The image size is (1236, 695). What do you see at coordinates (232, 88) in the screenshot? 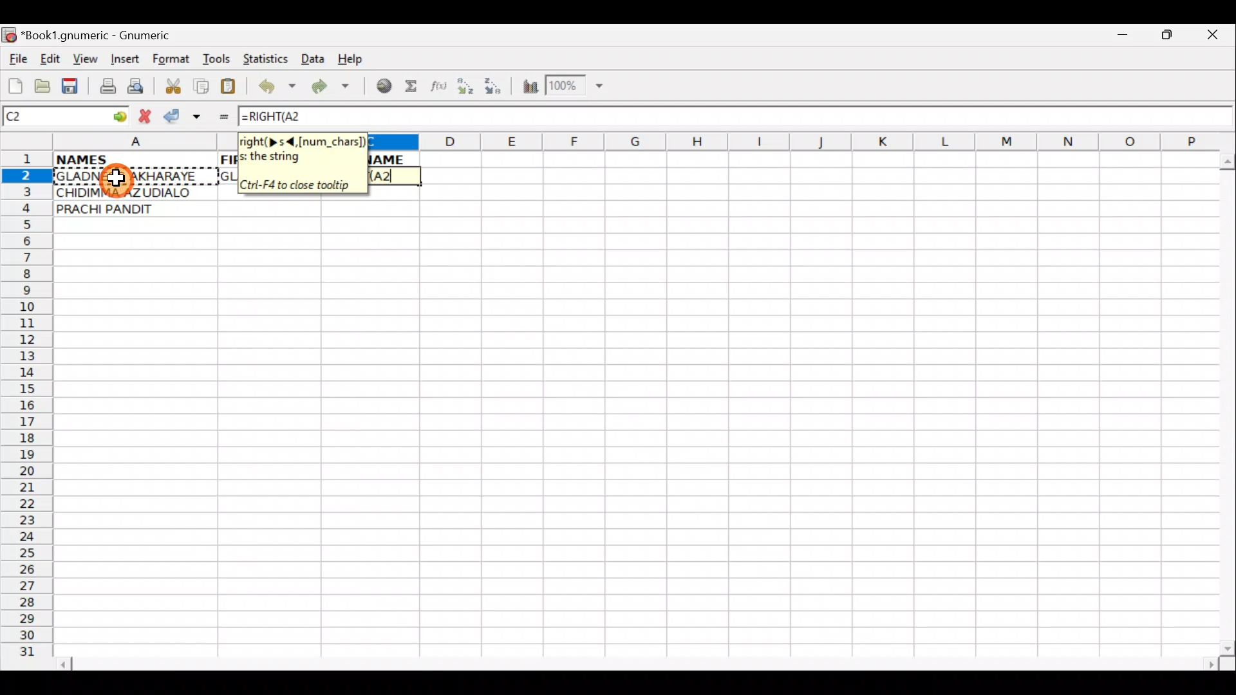
I see `Paste clipboard` at bounding box center [232, 88].